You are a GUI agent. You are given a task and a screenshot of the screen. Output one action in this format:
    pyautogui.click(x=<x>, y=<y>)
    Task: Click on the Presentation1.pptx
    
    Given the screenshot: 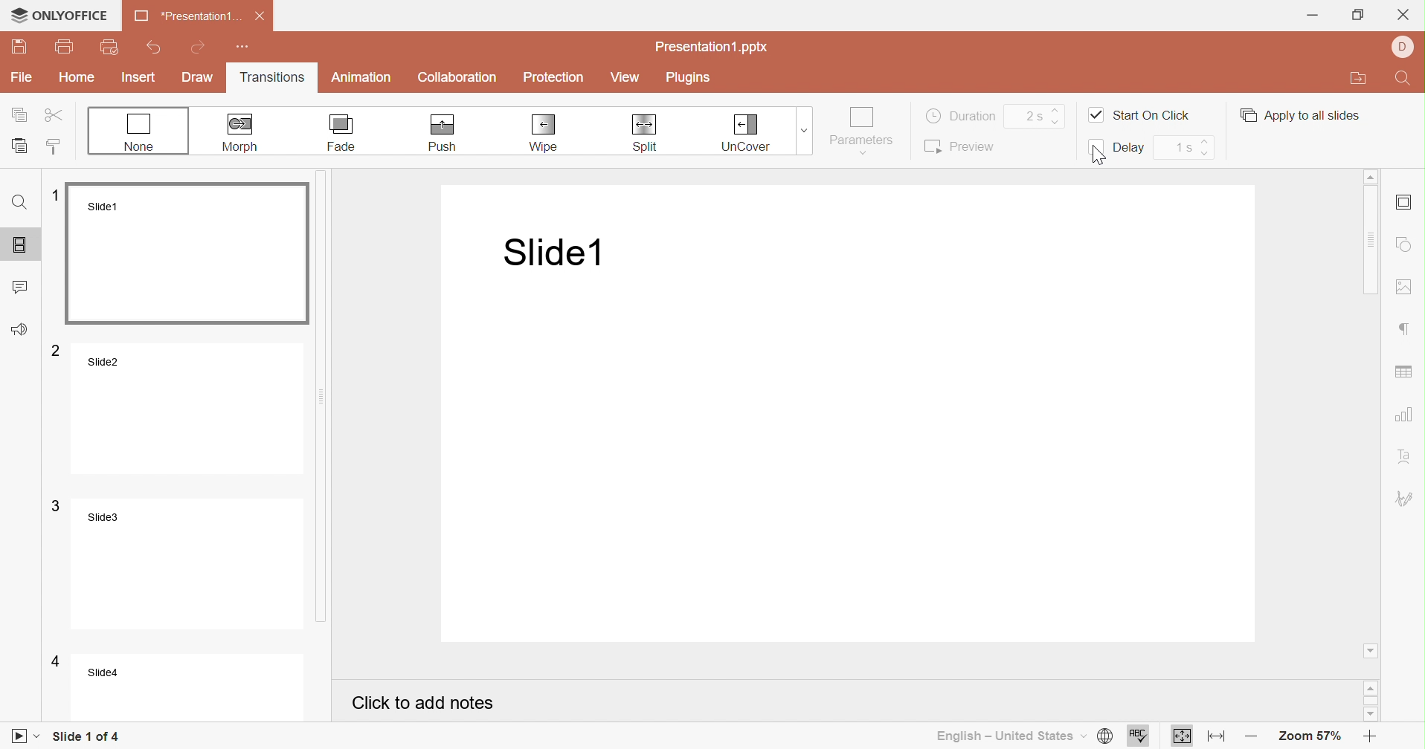 What is the action you would take?
    pyautogui.click(x=713, y=48)
    